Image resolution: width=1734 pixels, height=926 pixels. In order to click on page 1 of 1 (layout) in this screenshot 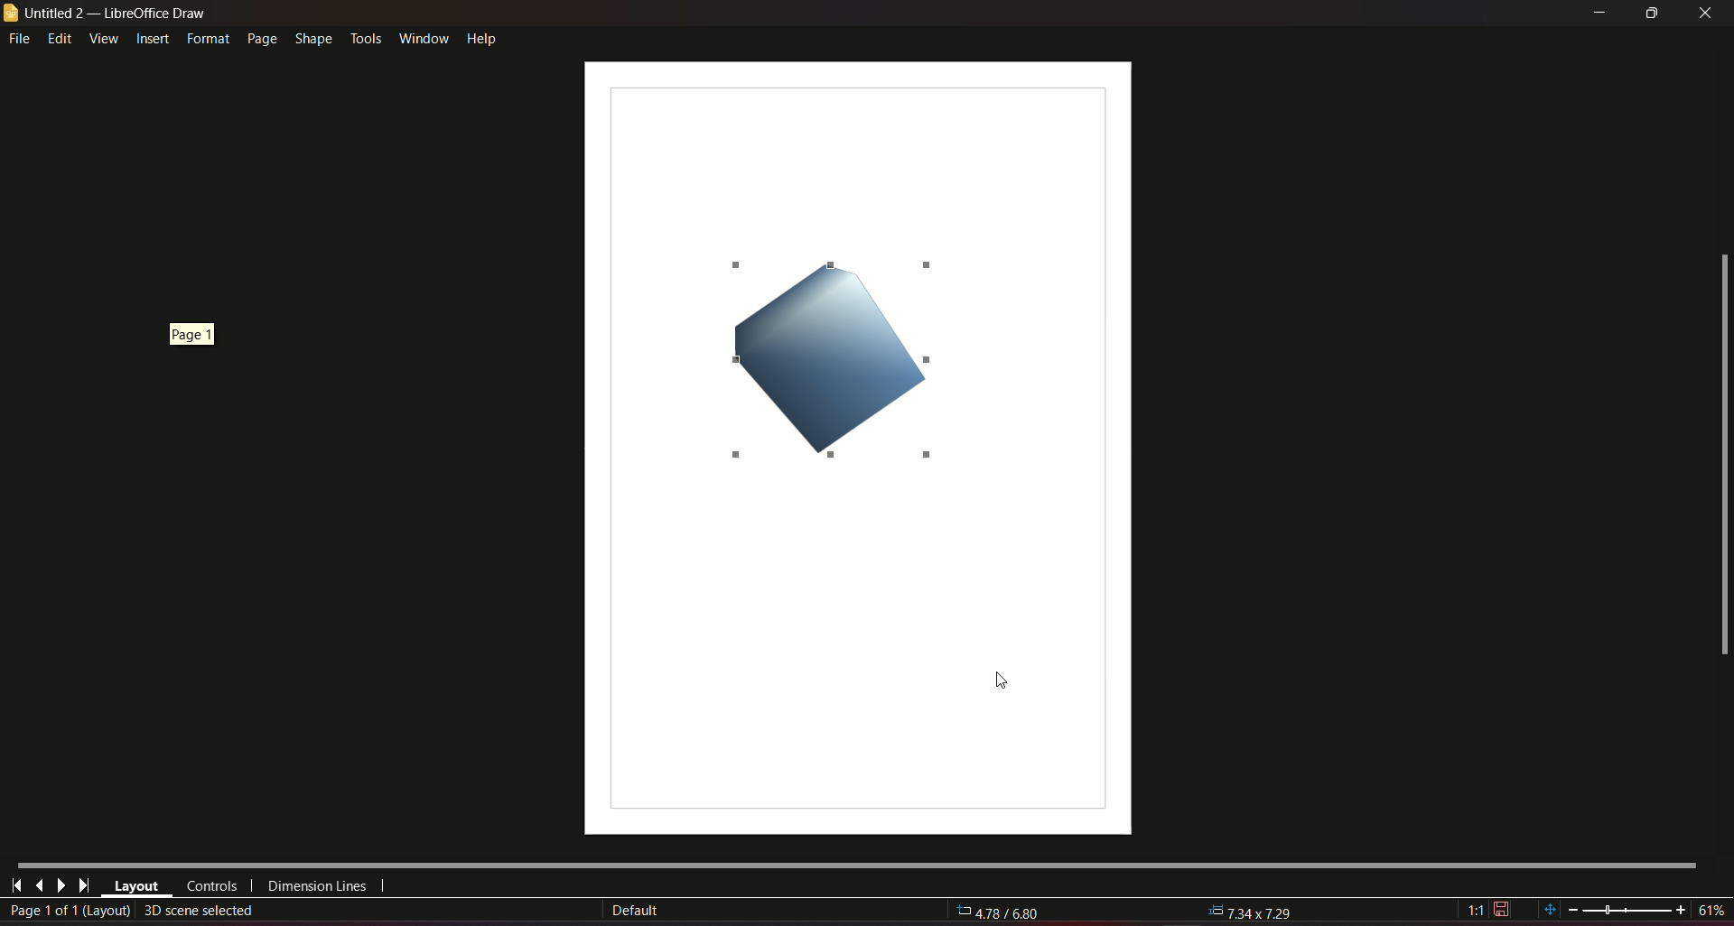, I will do `click(69, 912)`.